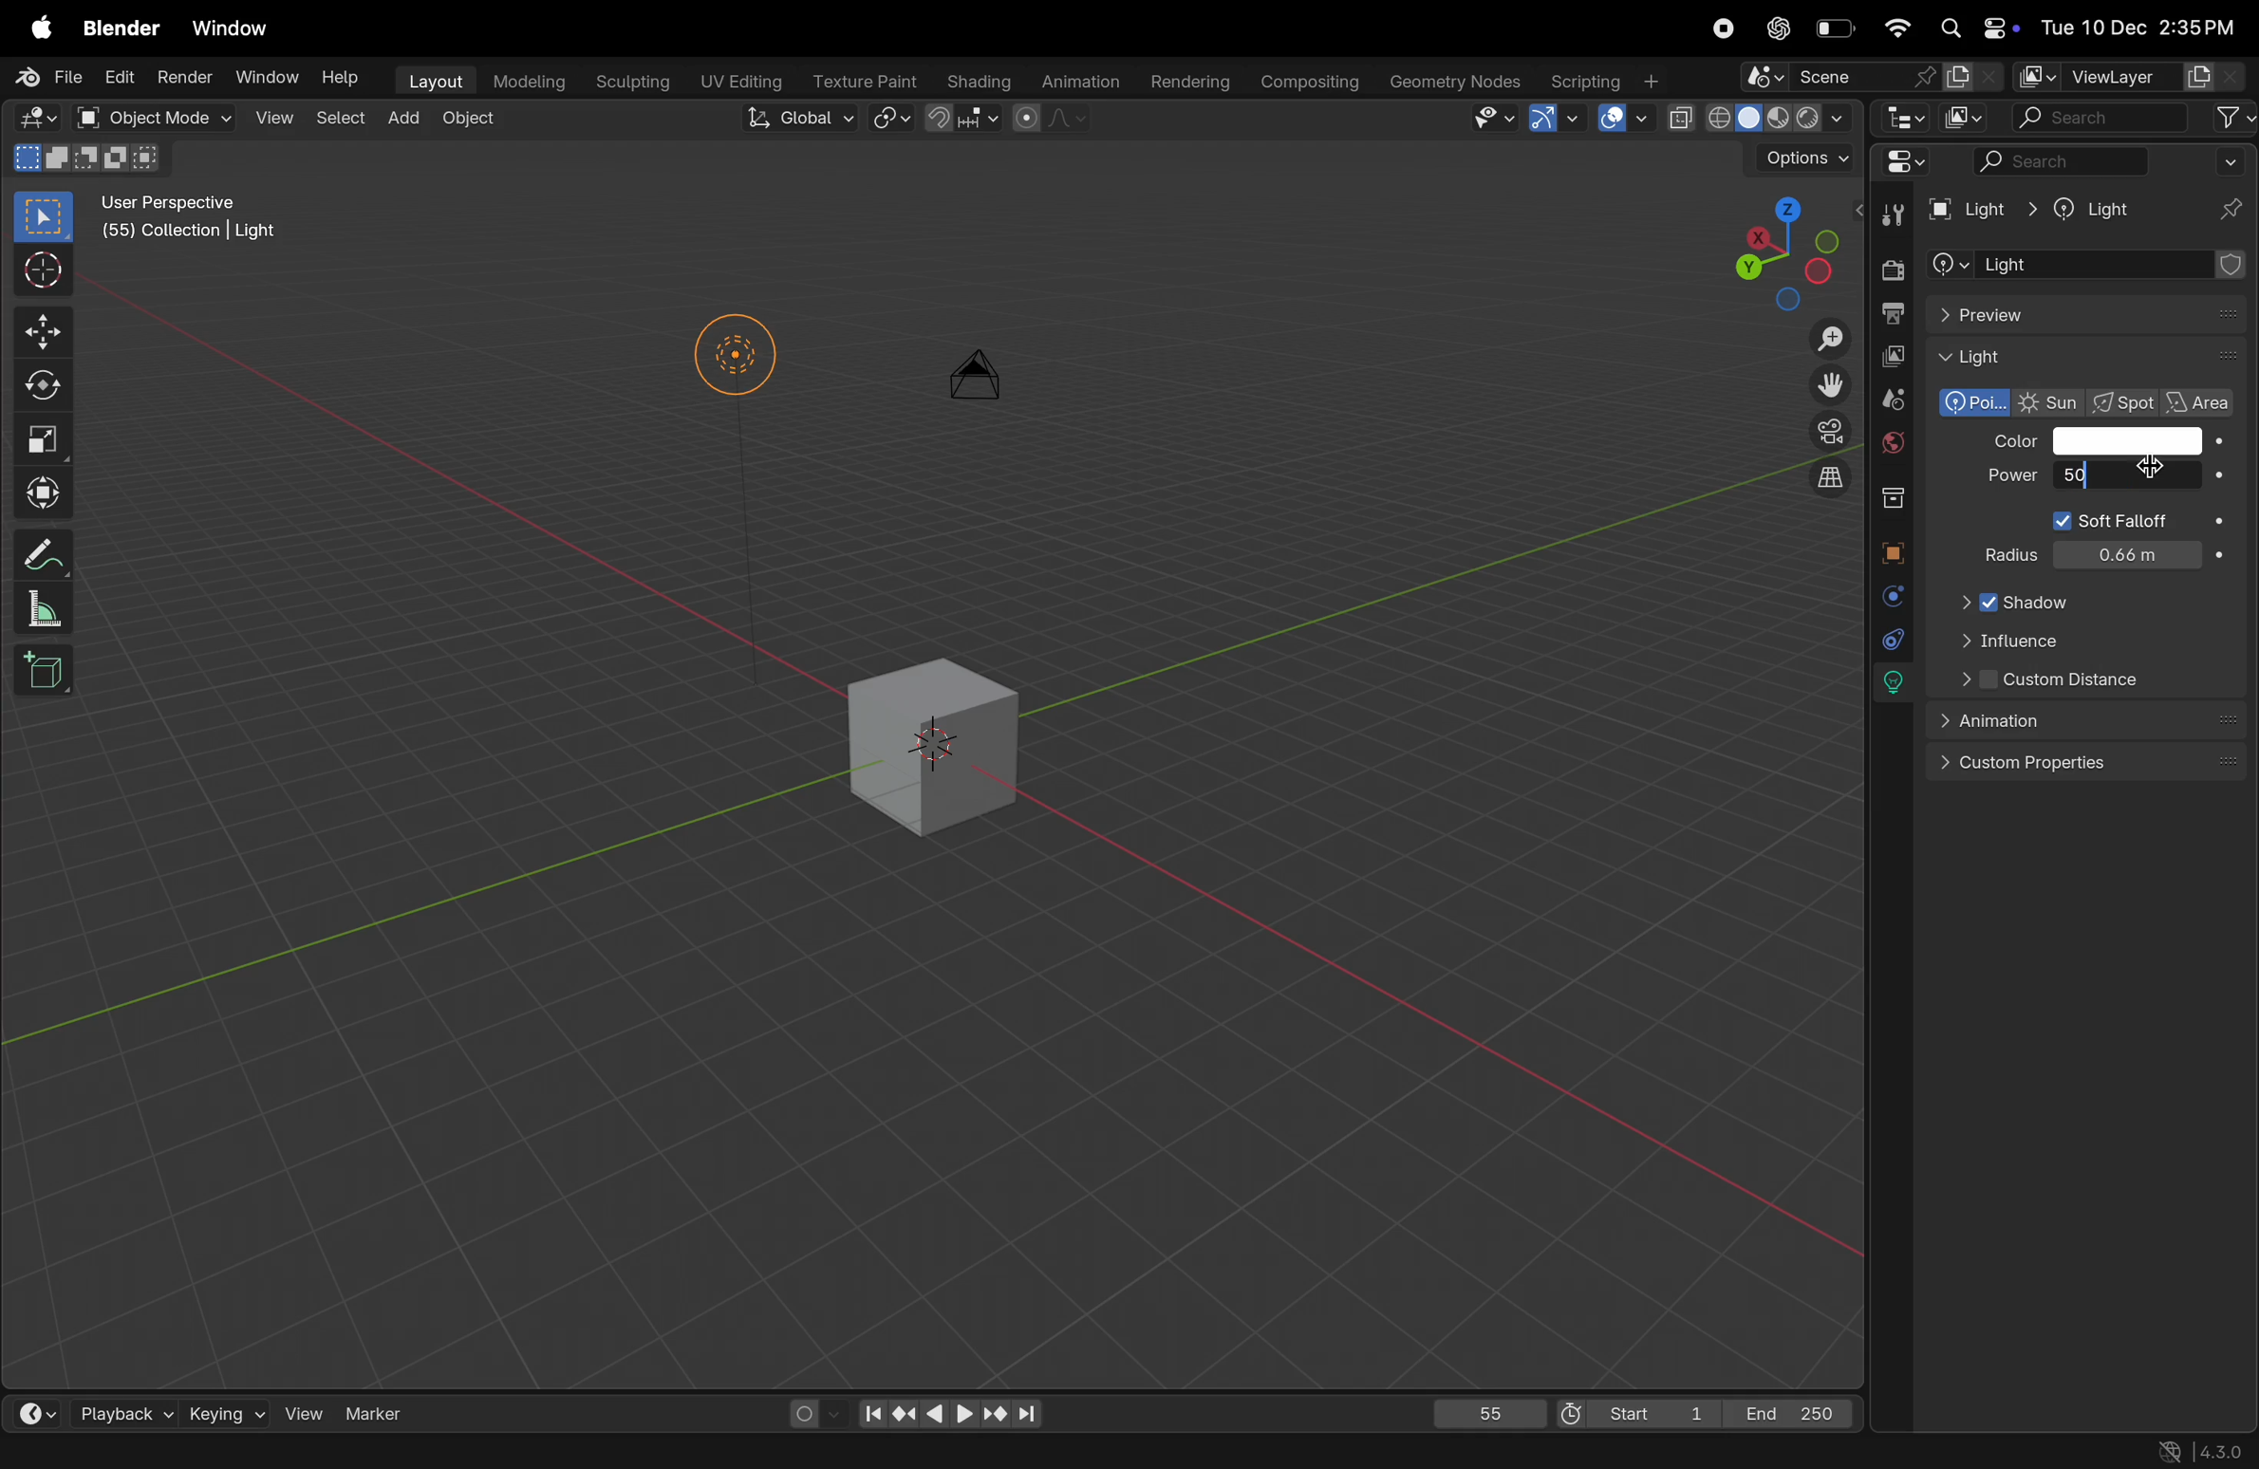 The image size is (2259, 1469). I want to click on search, so click(2102, 117).